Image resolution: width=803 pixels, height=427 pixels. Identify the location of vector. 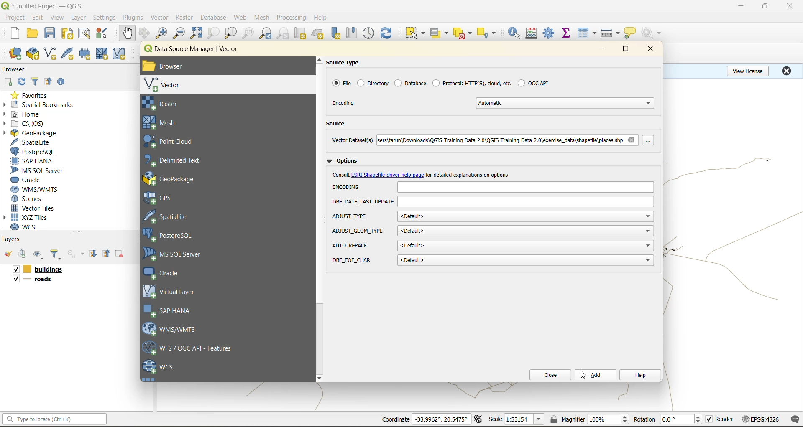
(161, 18).